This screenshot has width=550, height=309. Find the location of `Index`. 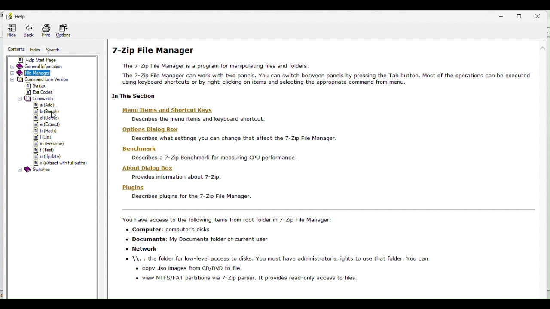

Index is located at coordinates (35, 51).